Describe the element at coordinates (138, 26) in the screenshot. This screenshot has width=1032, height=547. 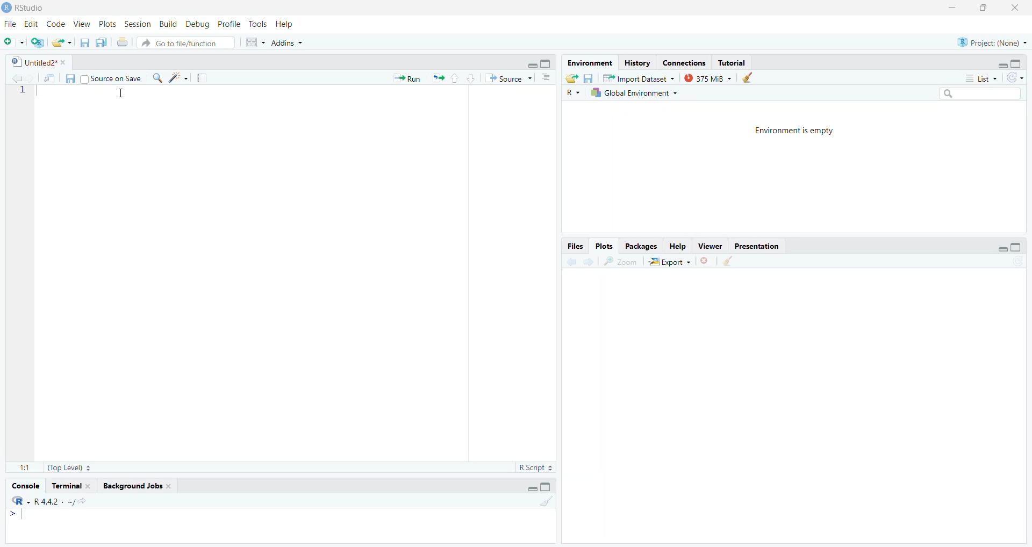
I see `Session` at that location.